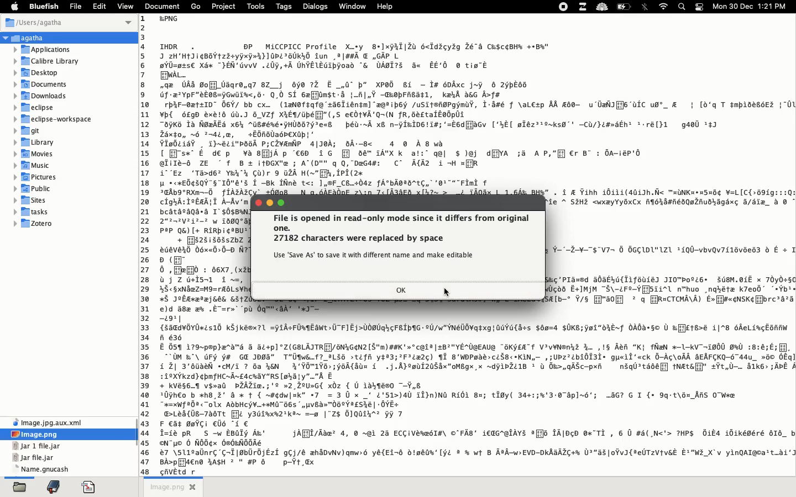  I want to click on applications, so click(41, 50).